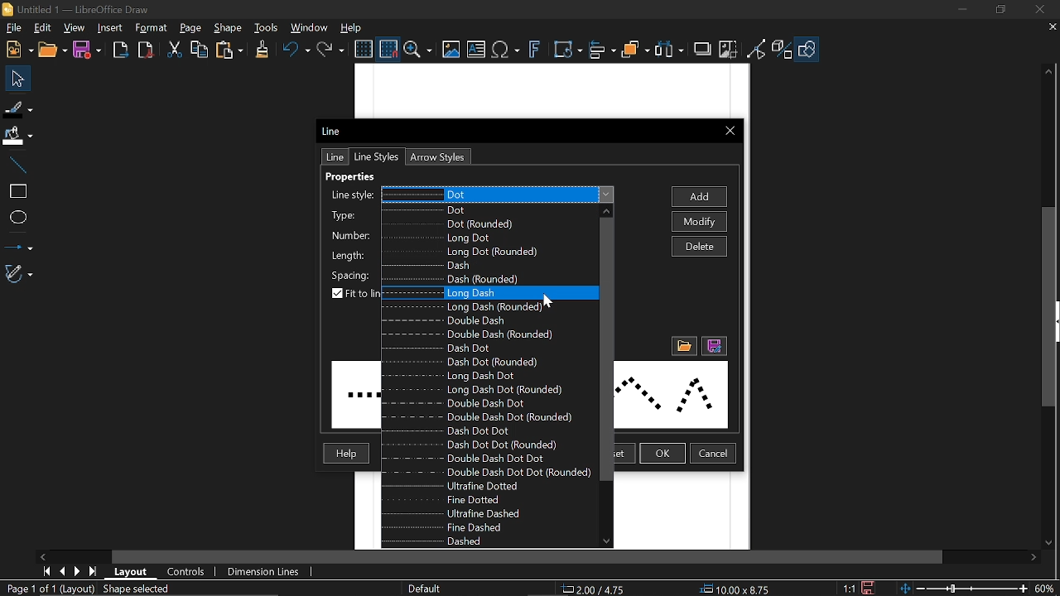  What do you see at coordinates (418, 50) in the screenshot?
I see `Zoom` at bounding box center [418, 50].